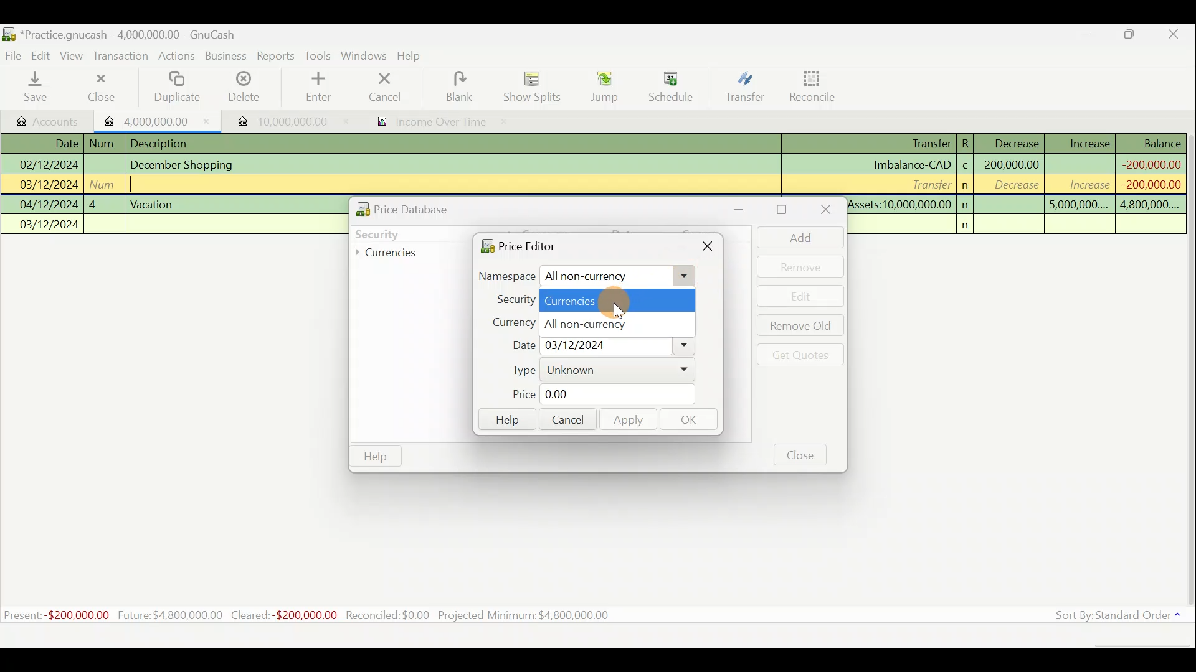 The height and width of the screenshot is (672, 1196). What do you see at coordinates (376, 457) in the screenshot?
I see `Help` at bounding box center [376, 457].